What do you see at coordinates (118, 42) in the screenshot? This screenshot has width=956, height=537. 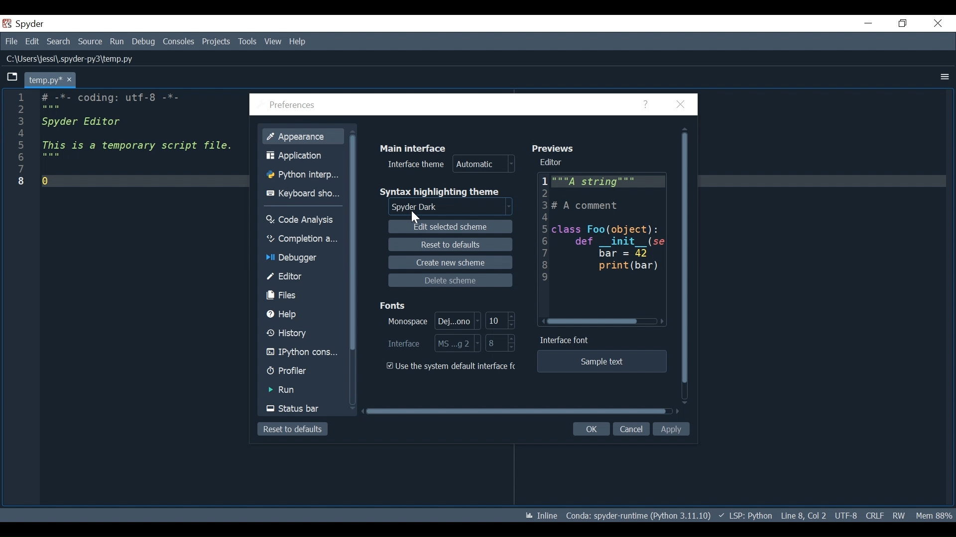 I see `Run` at bounding box center [118, 42].